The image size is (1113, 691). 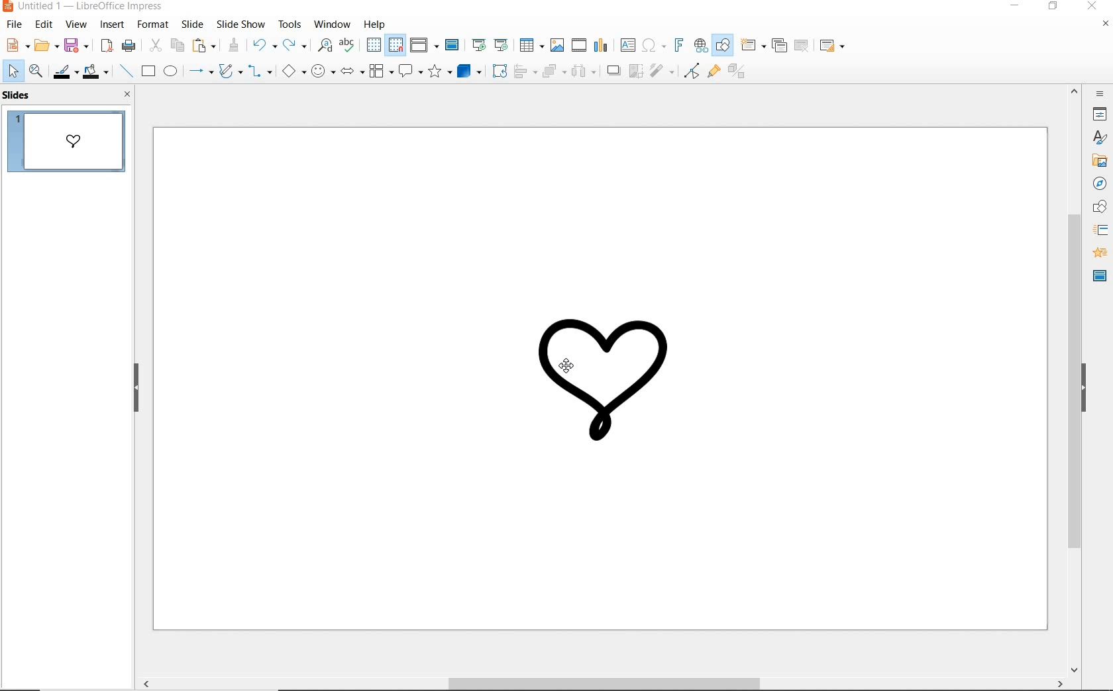 I want to click on start from current slide, so click(x=502, y=45).